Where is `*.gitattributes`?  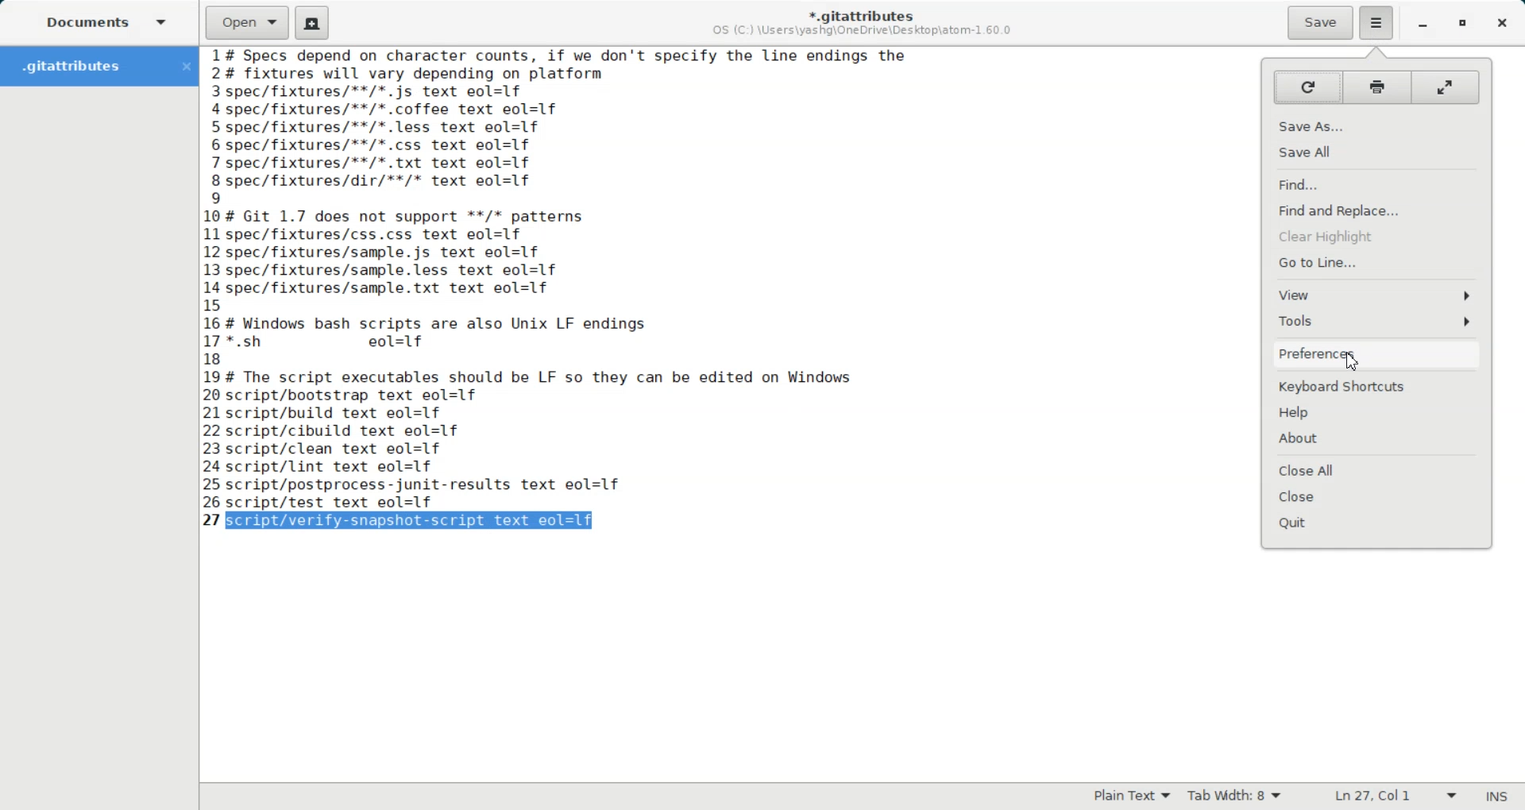
*.gitattributes is located at coordinates (858, 12).